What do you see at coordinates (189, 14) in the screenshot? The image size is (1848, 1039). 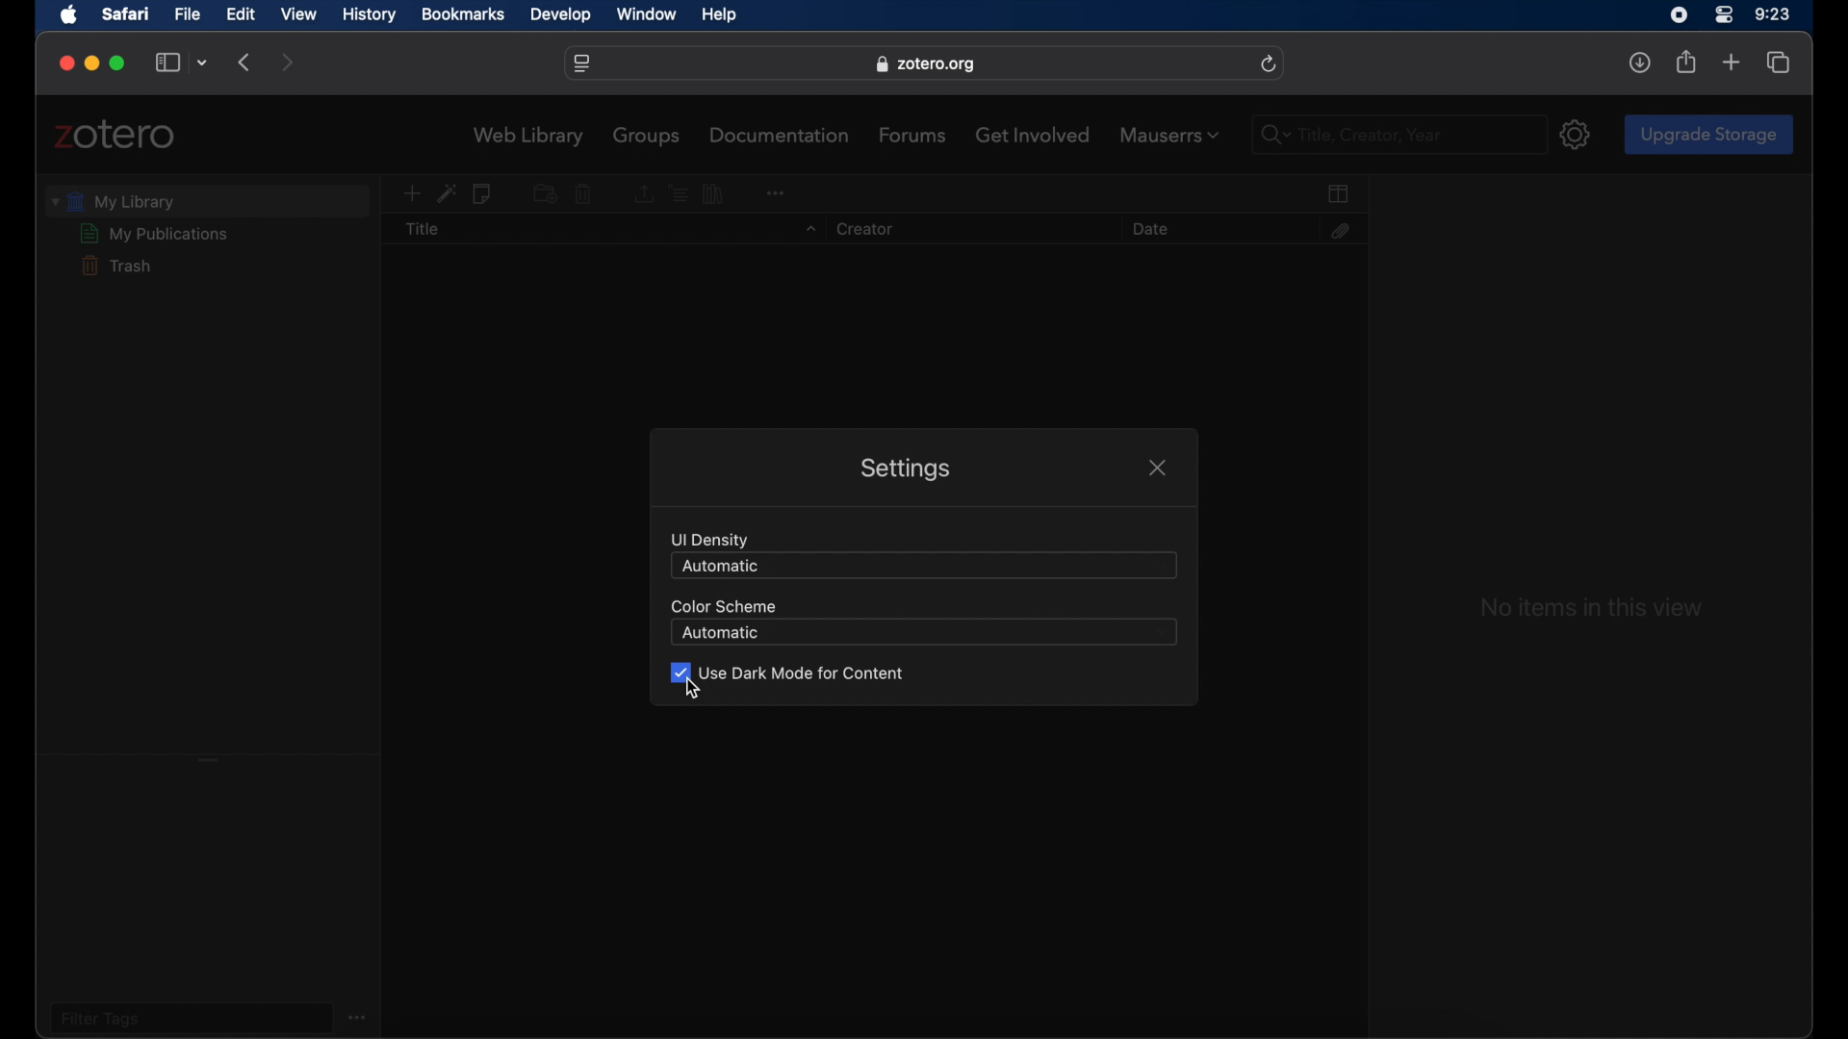 I see `file` at bounding box center [189, 14].